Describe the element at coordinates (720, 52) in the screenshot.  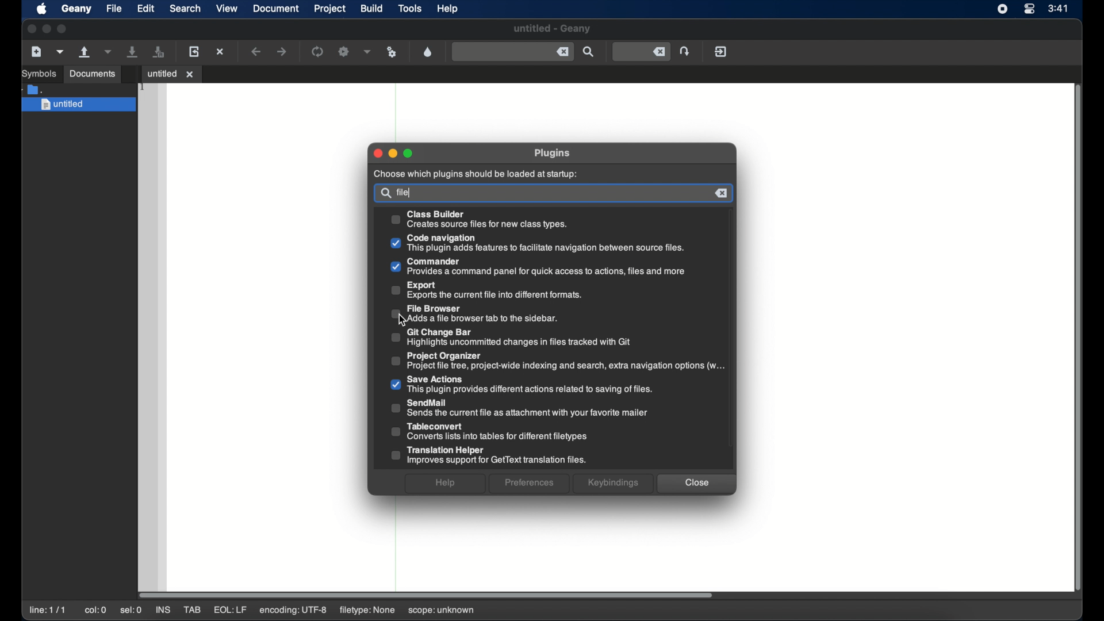
I see `quit geany` at that location.